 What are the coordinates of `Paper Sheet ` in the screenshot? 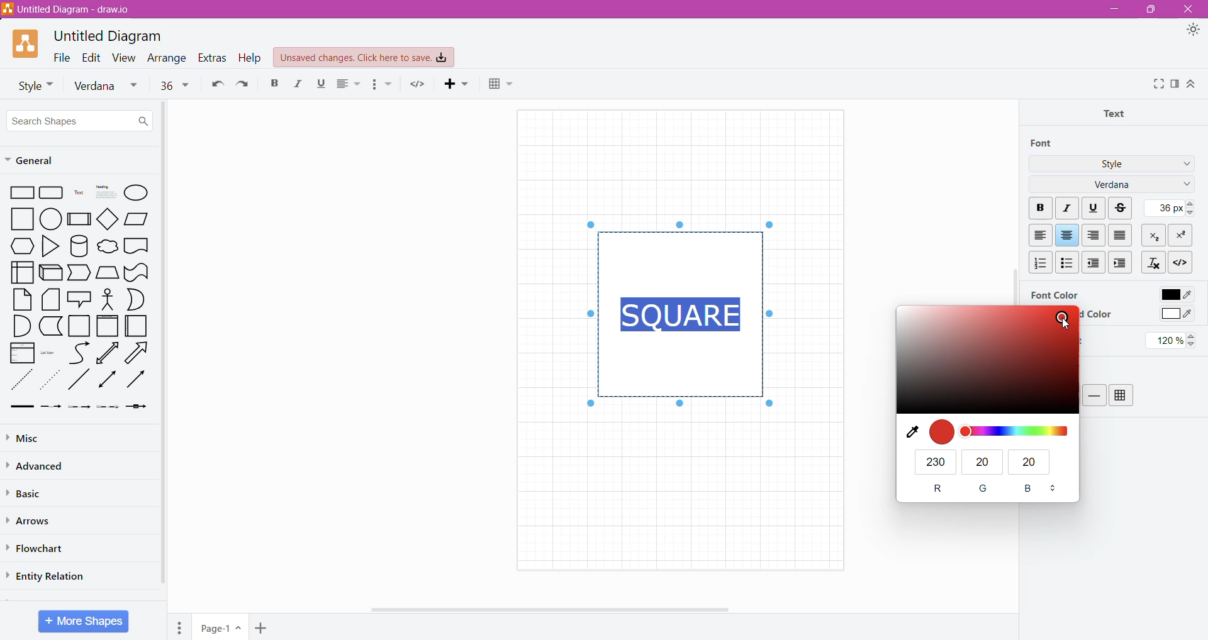 It's located at (22, 299).